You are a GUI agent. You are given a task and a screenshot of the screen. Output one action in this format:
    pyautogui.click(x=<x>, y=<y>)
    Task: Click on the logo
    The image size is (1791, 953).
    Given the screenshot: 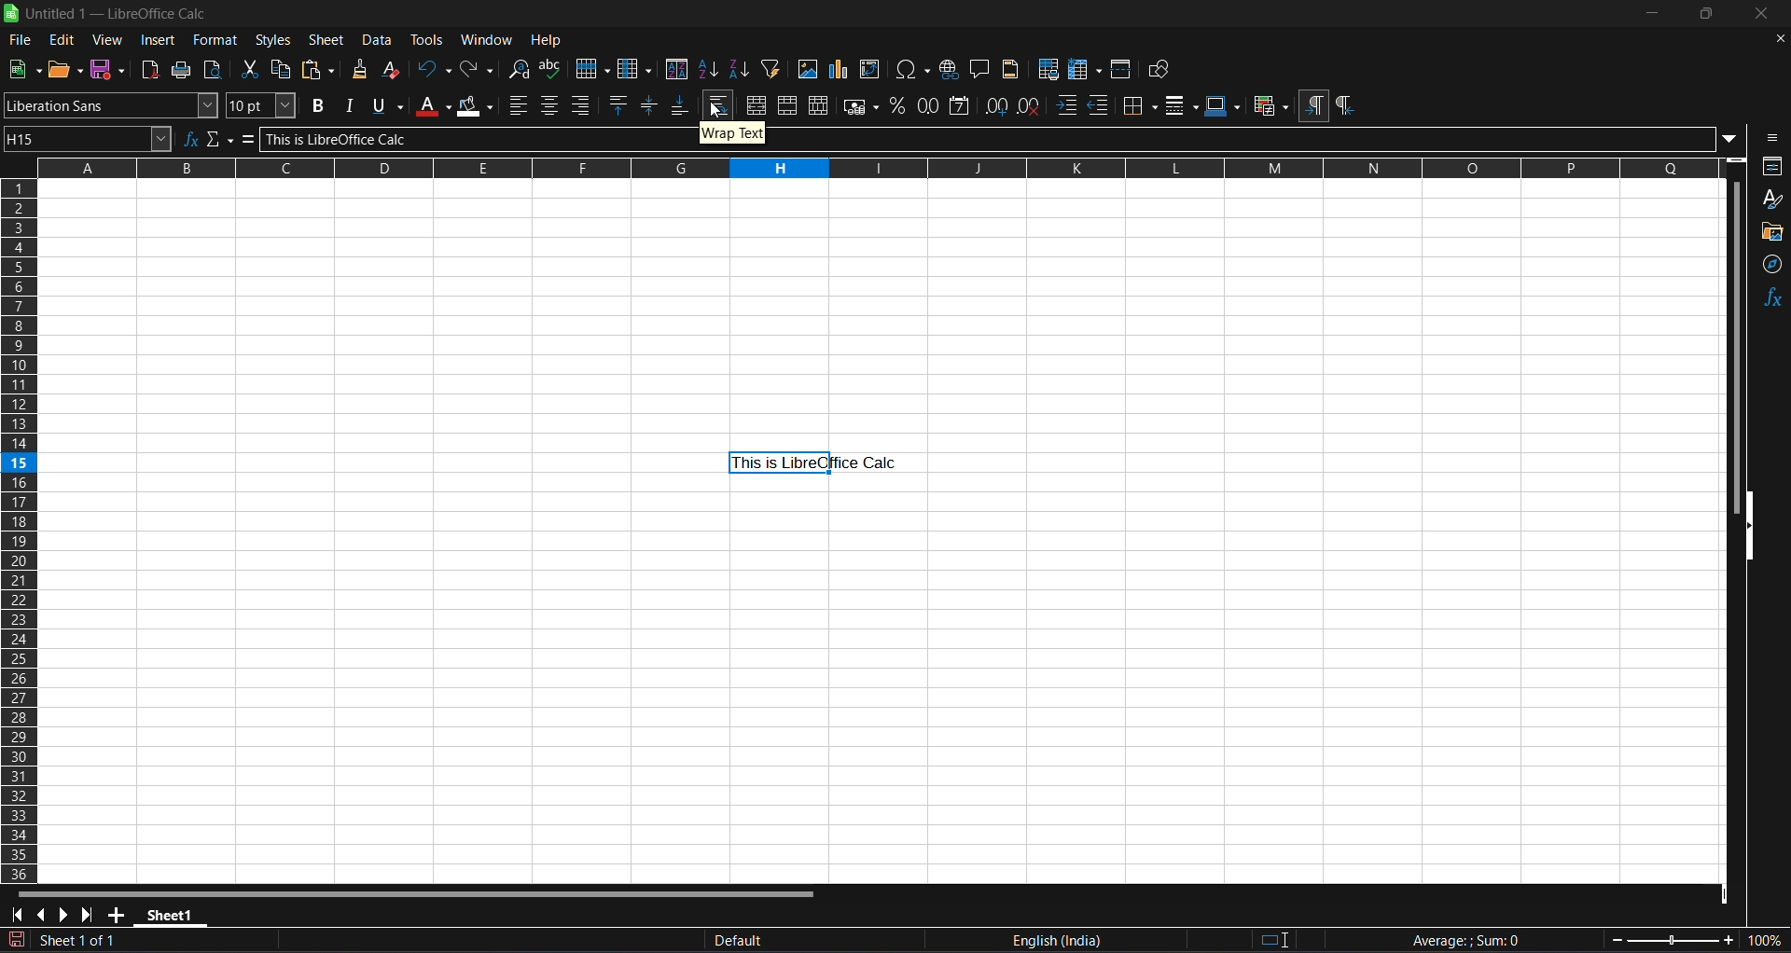 What is the action you would take?
    pyautogui.click(x=11, y=13)
    